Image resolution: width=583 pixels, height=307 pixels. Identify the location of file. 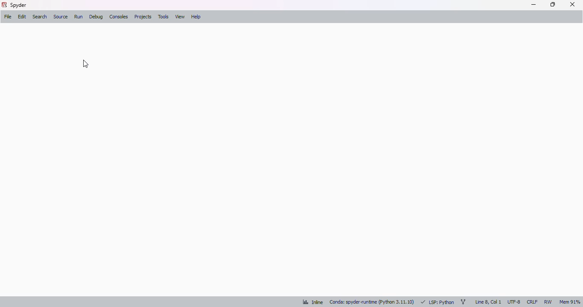
(8, 16).